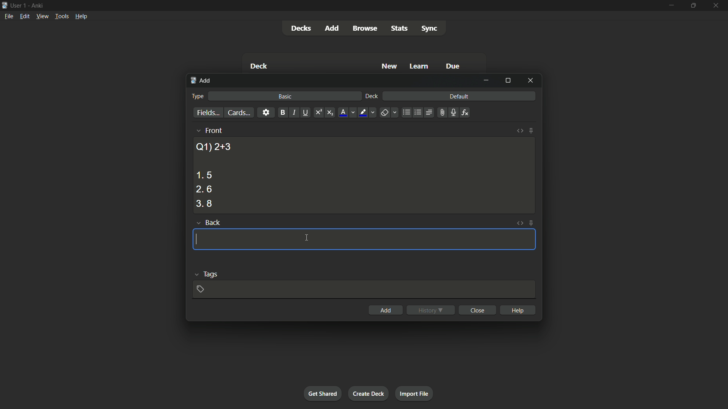 This screenshot has height=409, width=728. What do you see at coordinates (431, 310) in the screenshot?
I see `history` at bounding box center [431, 310].